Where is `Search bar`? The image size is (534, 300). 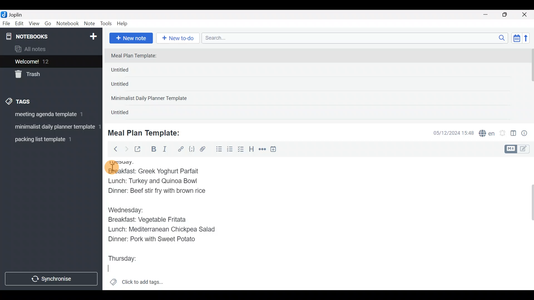 Search bar is located at coordinates (356, 37).